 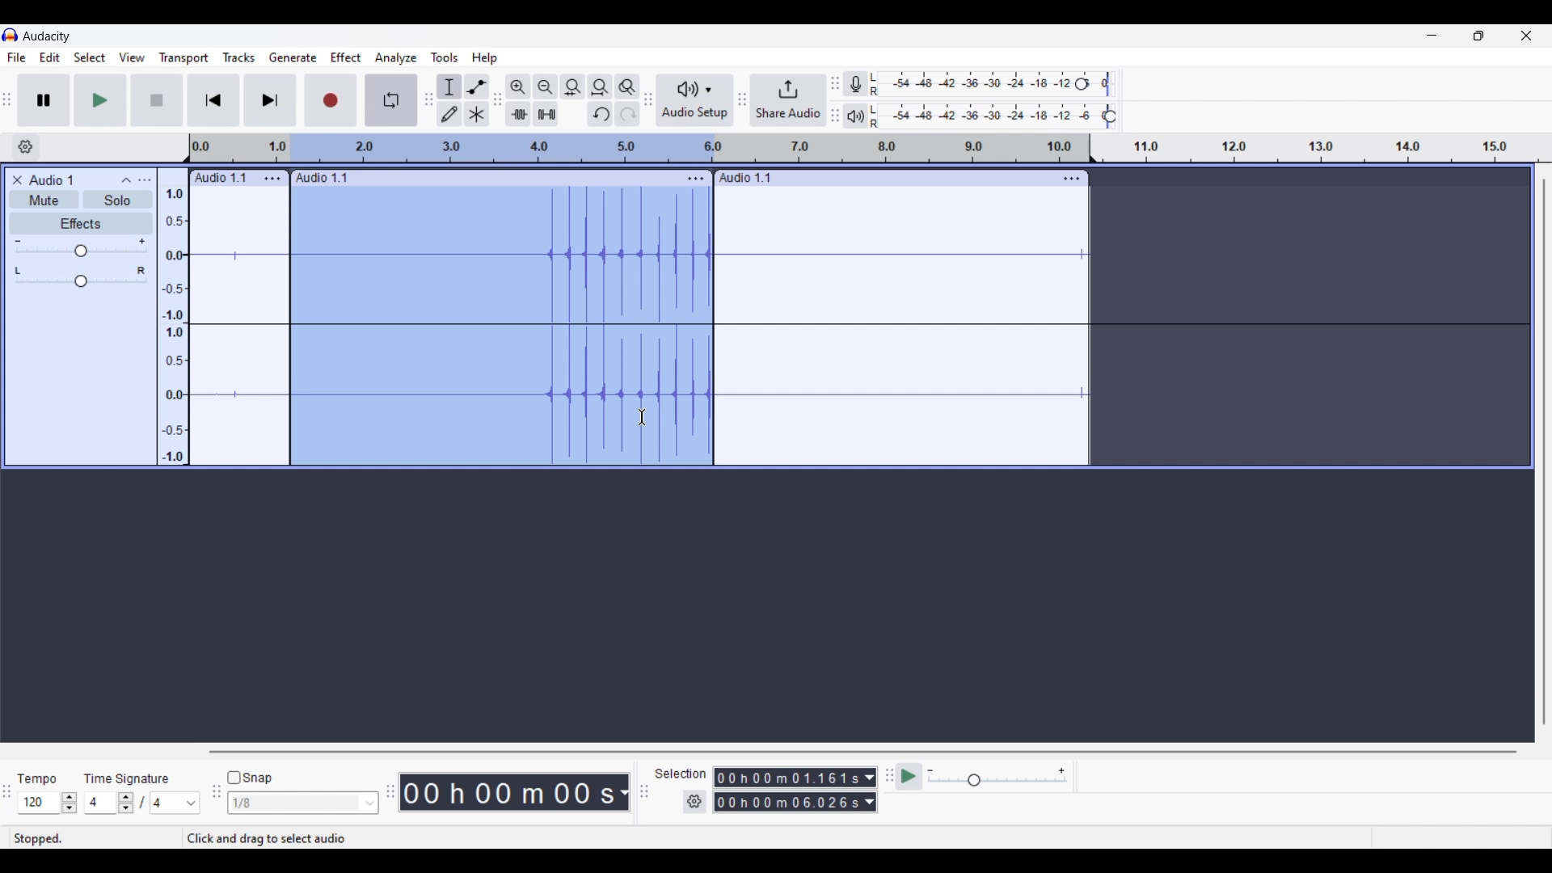 I want to click on Timeline options, so click(x=26, y=147).